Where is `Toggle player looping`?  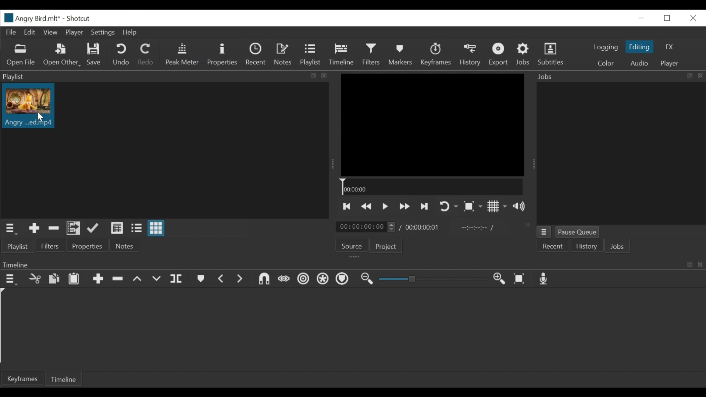
Toggle player looping is located at coordinates (448, 206).